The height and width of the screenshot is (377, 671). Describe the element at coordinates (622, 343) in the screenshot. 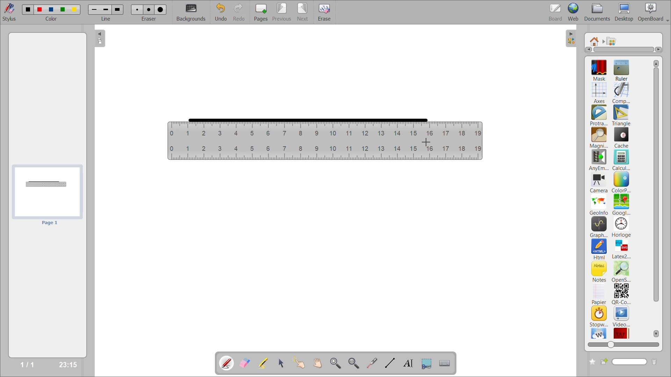

I see `zoom slider` at that location.